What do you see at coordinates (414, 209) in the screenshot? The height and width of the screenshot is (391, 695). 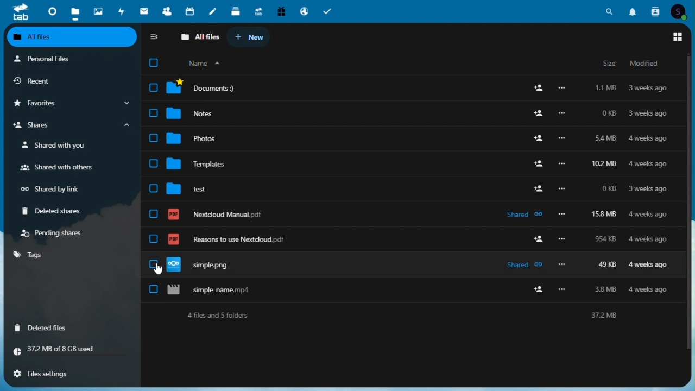 I see `NextcloudManual.pdf 158 MB 4 weeks ago` at bounding box center [414, 209].